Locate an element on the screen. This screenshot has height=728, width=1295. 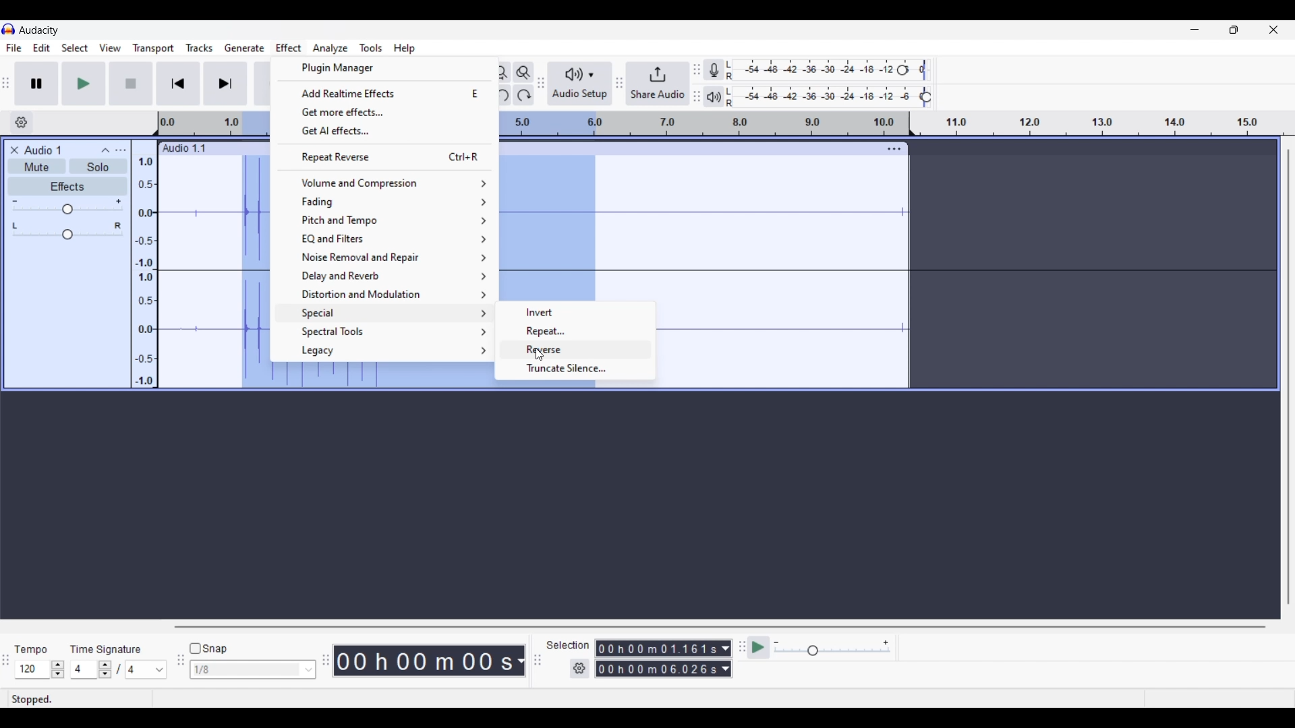
Portion of recorded audio track selected is located at coordinates (382, 378).